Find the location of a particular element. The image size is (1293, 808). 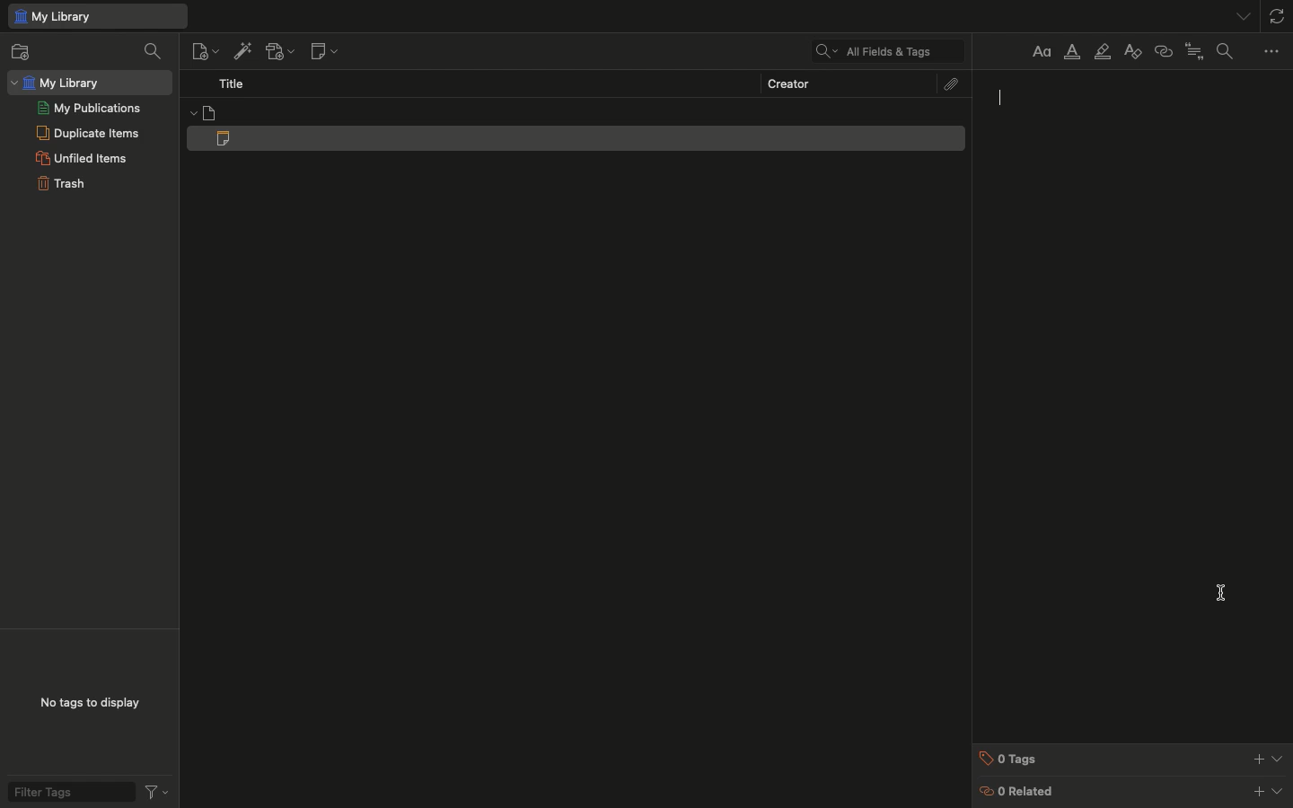

Title is located at coordinates (232, 83).